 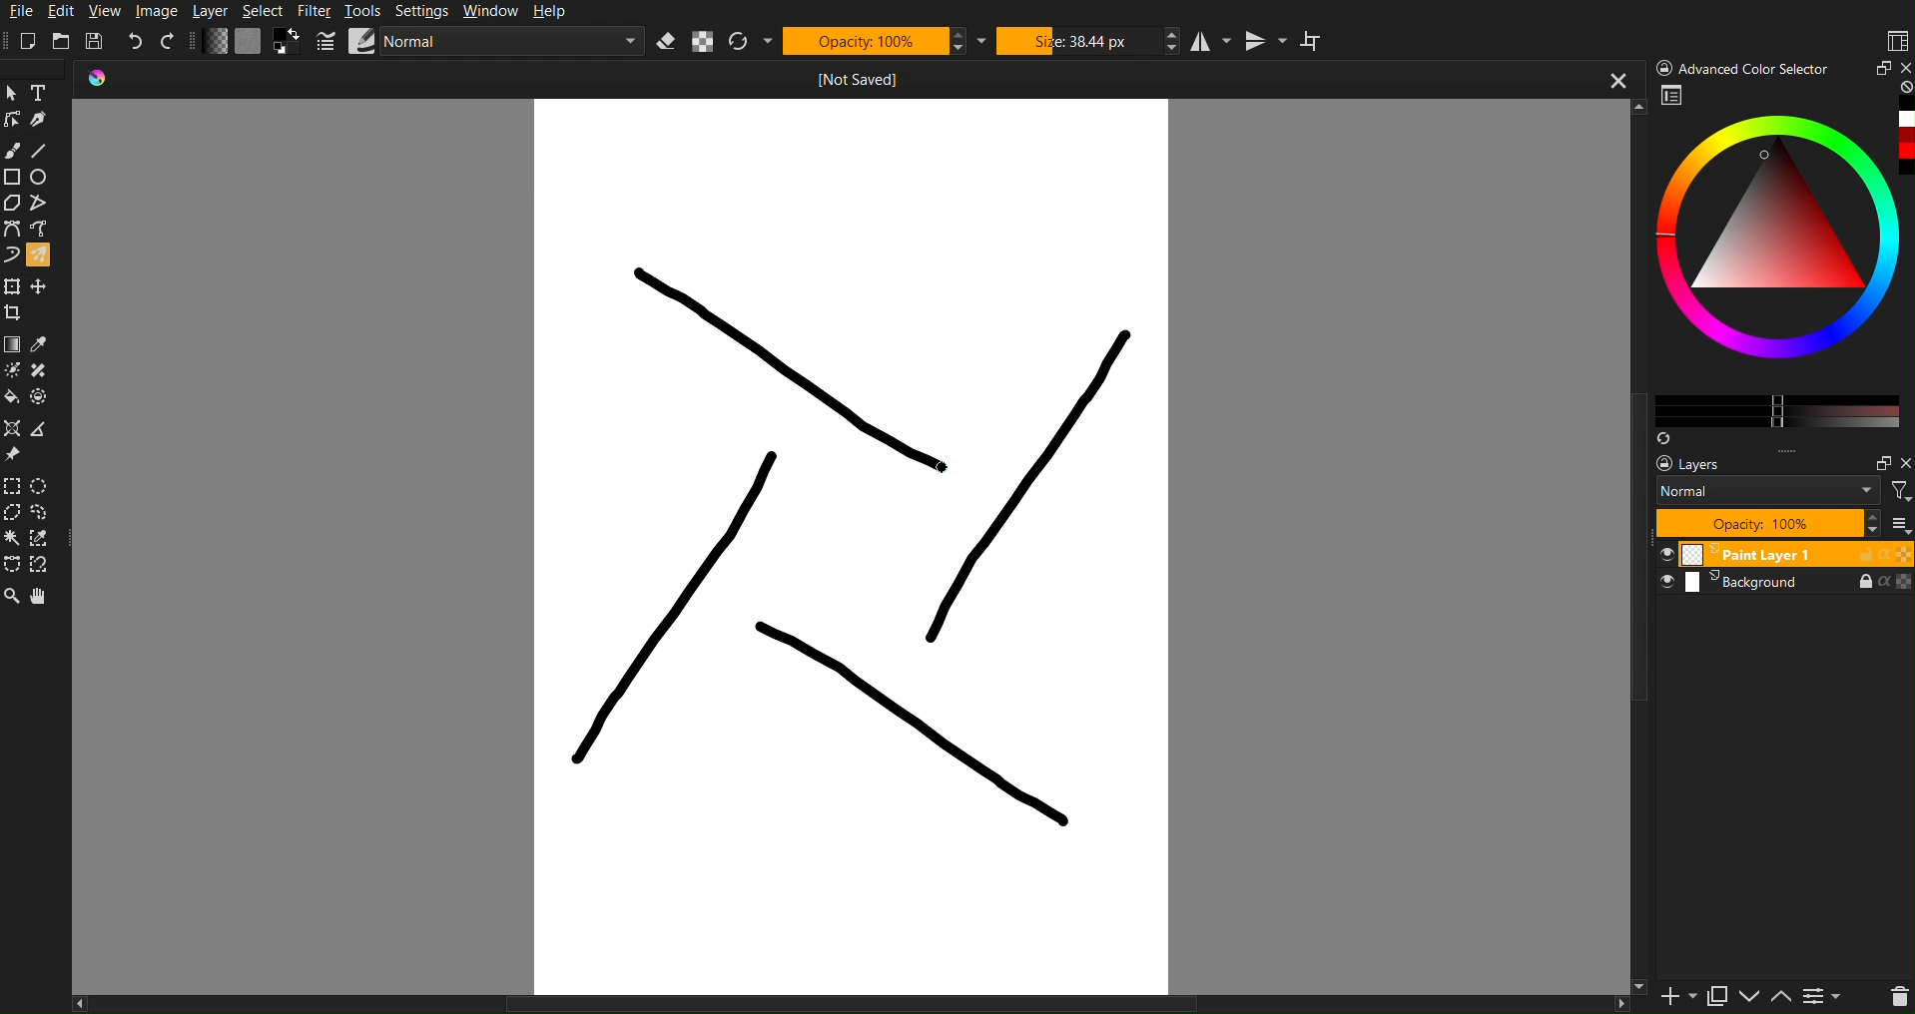 What do you see at coordinates (560, 12) in the screenshot?
I see `Help` at bounding box center [560, 12].